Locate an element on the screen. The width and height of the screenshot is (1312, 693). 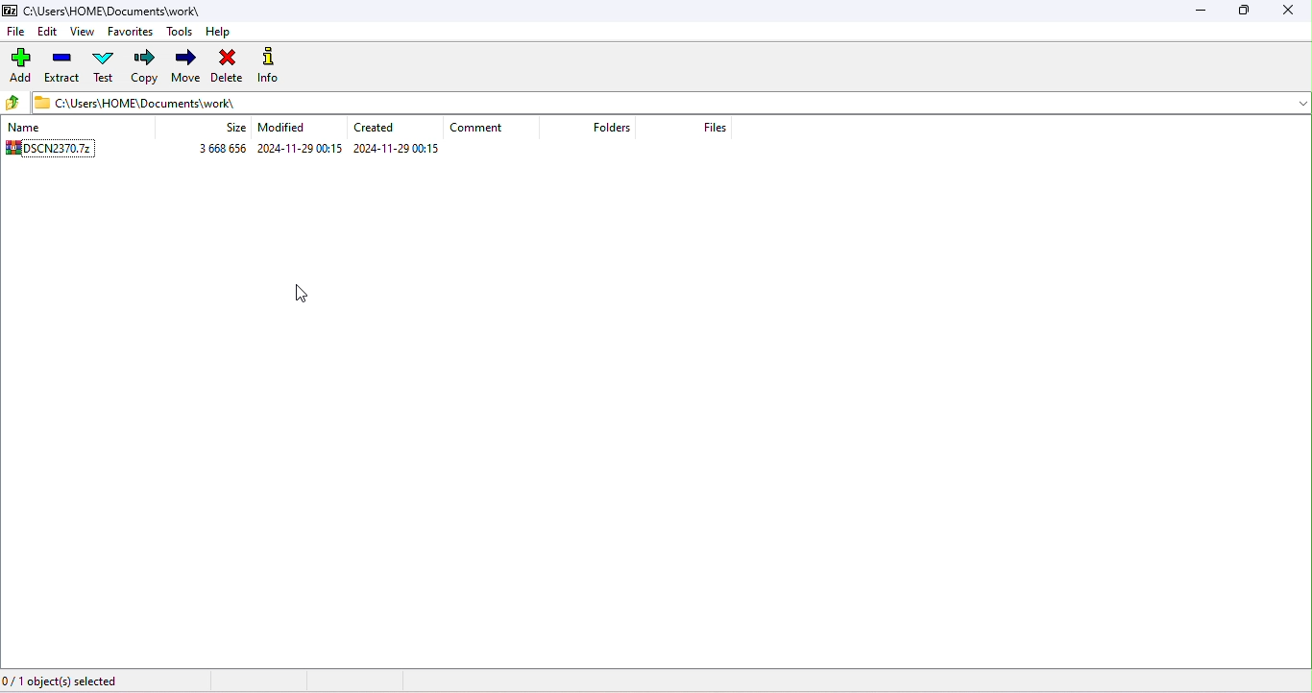
creation date is located at coordinates (378, 129).